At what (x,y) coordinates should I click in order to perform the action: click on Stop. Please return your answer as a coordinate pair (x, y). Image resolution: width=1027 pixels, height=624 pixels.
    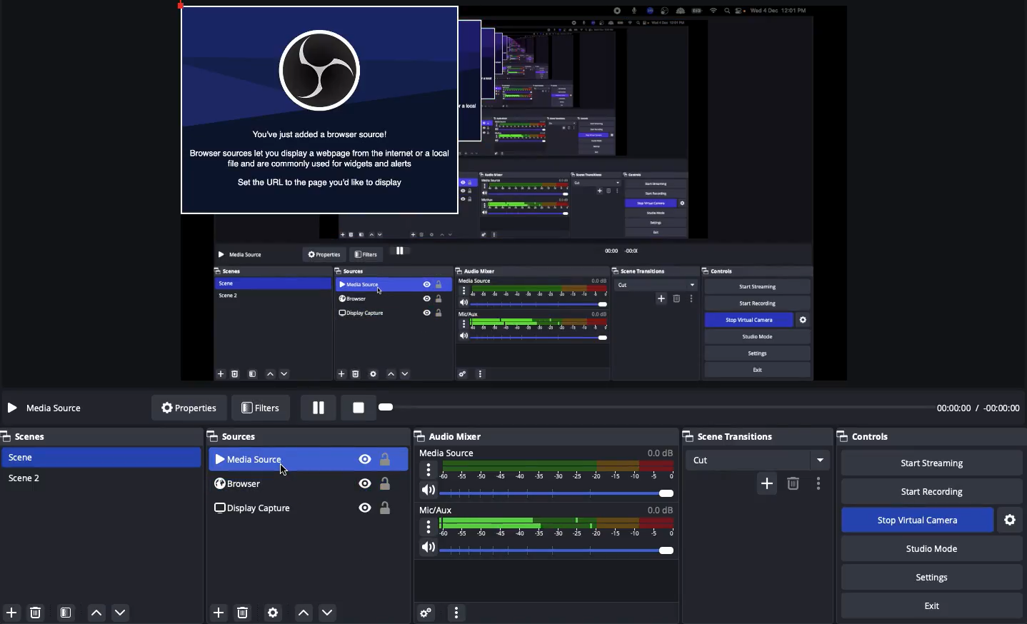
    Looking at the image, I should click on (356, 406).